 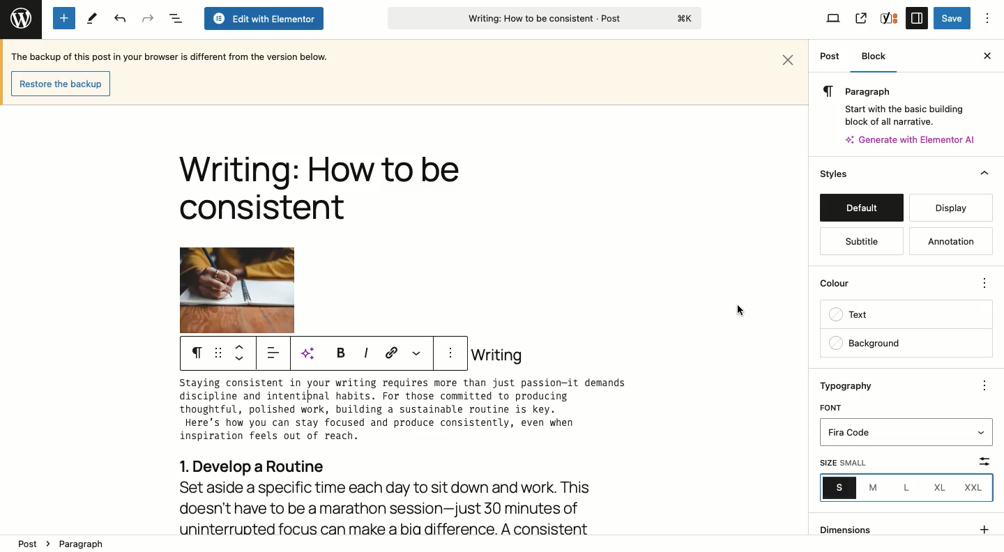 I want to click on Close, so click(x=789, y=58).